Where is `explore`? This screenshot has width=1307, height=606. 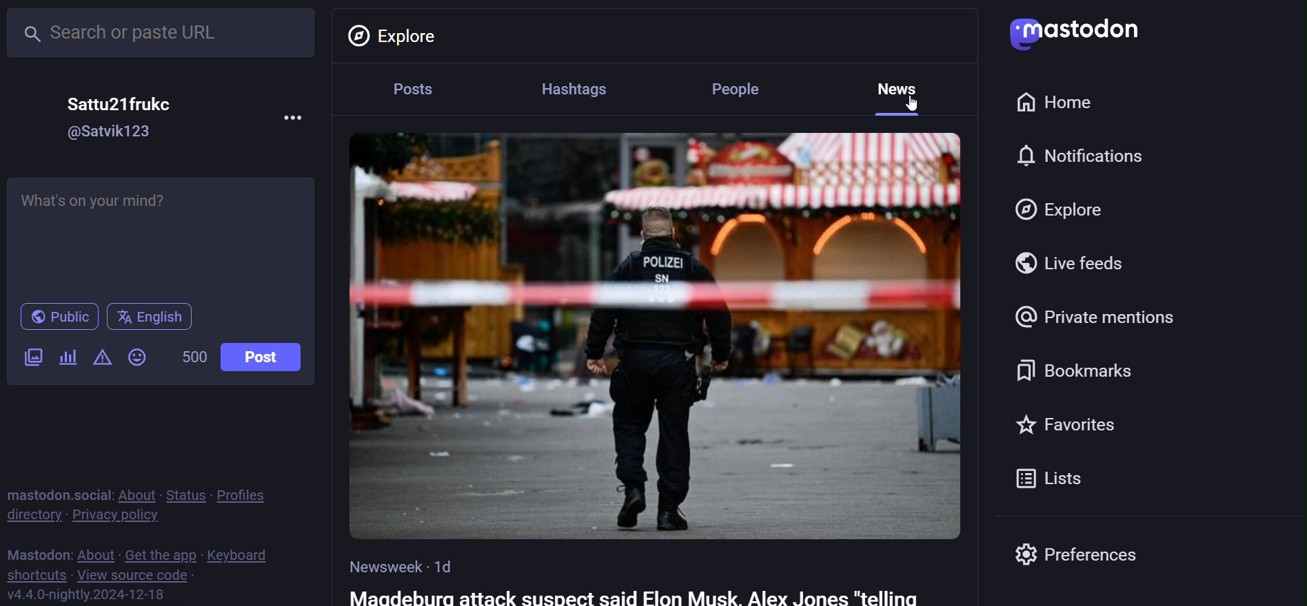 explore is located at coordinates (398, 35).